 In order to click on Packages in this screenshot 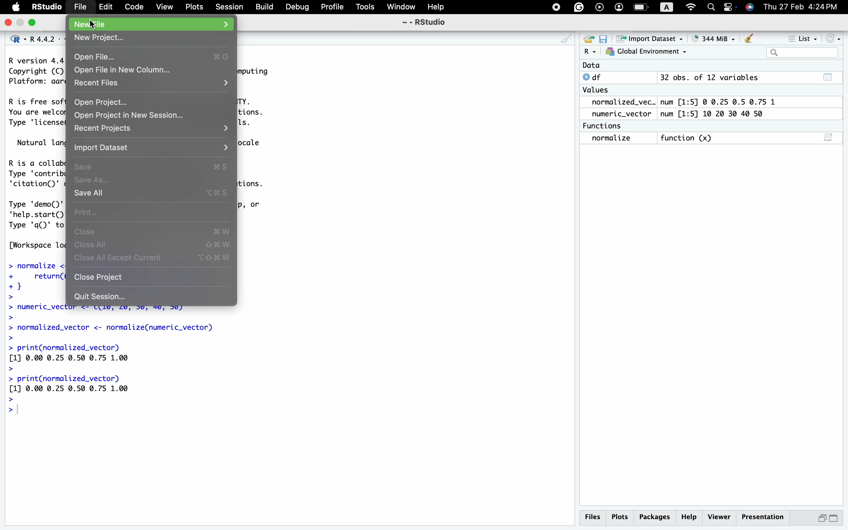, I will do `click(655, 518)`.